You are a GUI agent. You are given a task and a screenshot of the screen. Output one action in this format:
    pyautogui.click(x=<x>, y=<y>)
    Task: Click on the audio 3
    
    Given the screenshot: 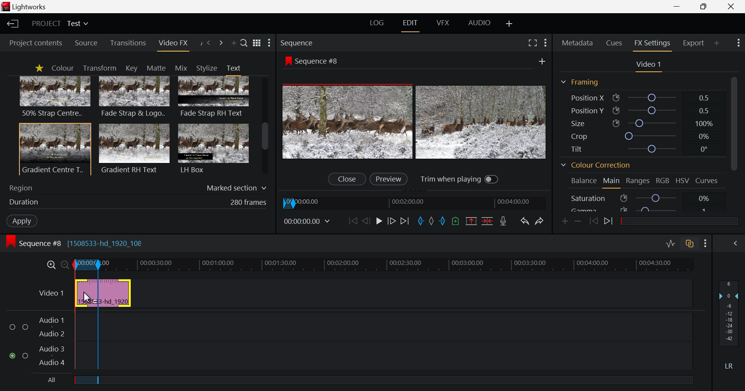 What is the action you would take?
    pyautogui.click(x=49, y=348)
    